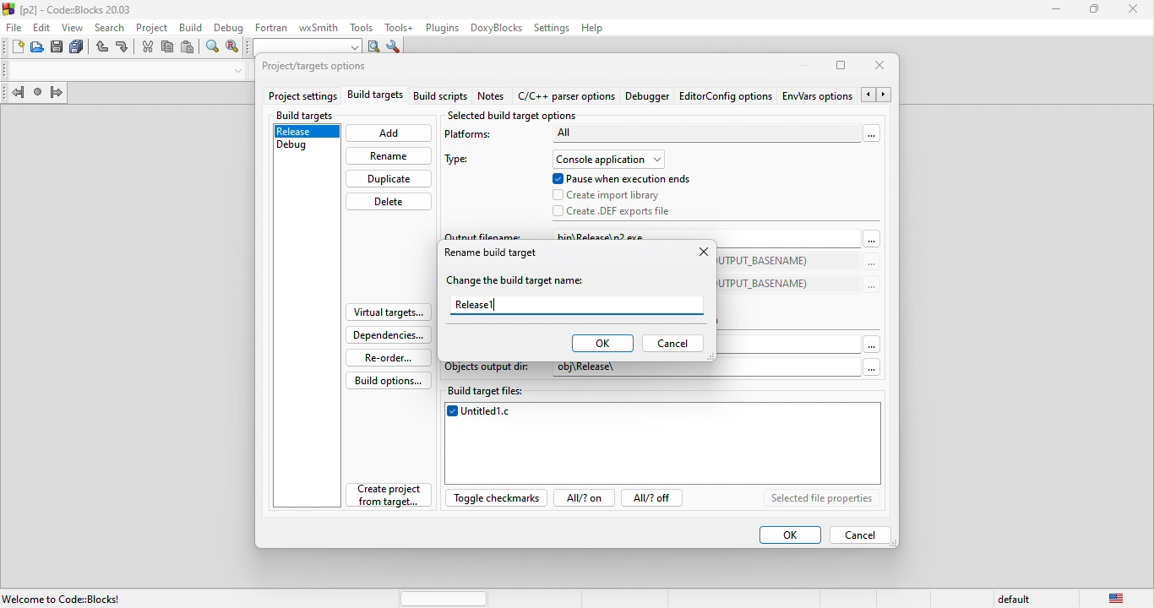 This screenshot has width=1154, height=608. Describe the element at coordinates (57, 94) in the screenshot. I see `jump forward ` at that location.